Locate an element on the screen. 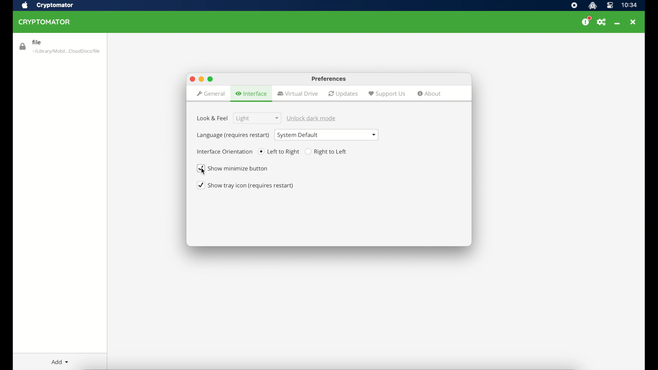 The width and height of the screenshot is (658, 370). cryptomator is located at coordinates (55, 5).